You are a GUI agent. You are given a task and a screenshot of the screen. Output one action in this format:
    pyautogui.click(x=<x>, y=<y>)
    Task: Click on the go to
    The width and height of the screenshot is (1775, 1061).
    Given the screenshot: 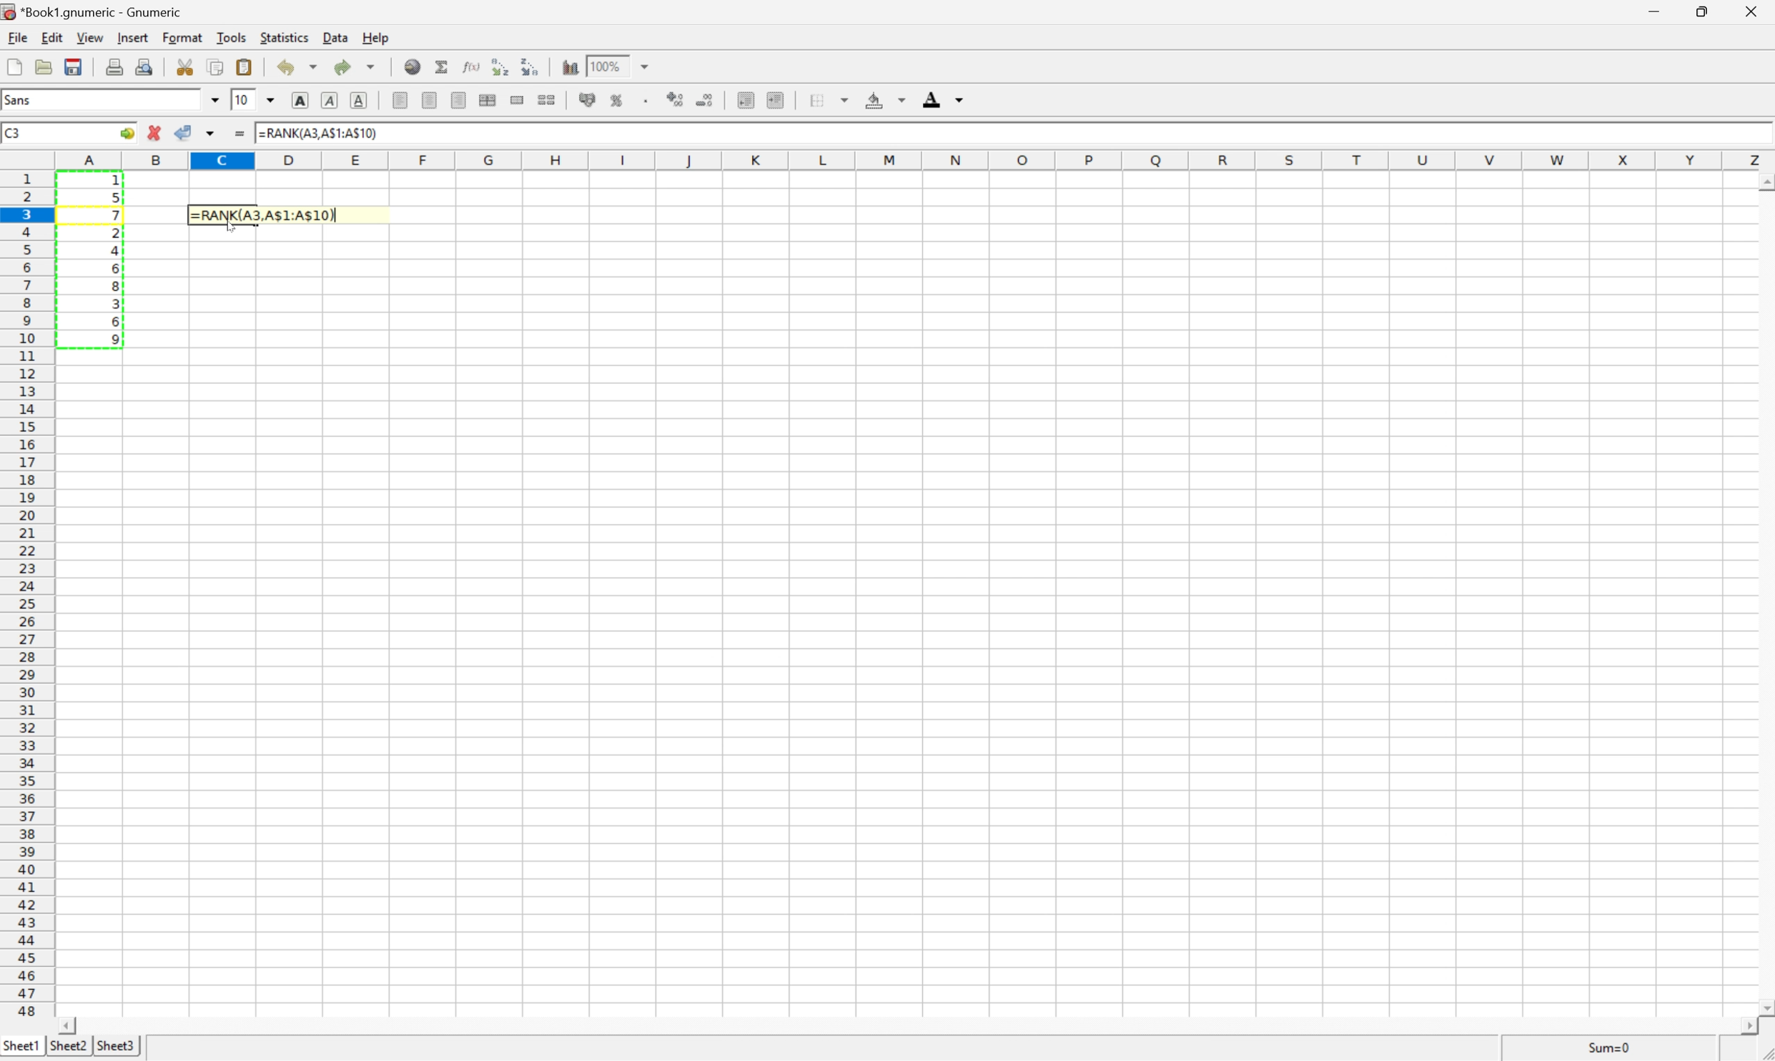 What is the action you would take?
    pyautogui.click(x=128, y=133)
    